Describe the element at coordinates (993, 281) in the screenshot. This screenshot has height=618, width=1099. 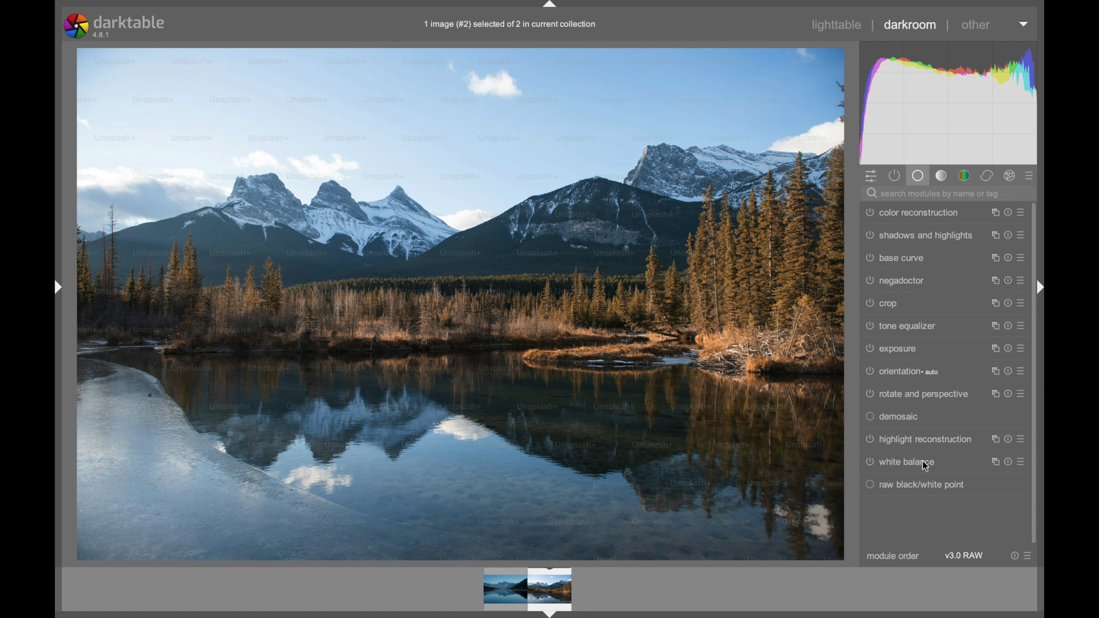
I see `instance` at that location.